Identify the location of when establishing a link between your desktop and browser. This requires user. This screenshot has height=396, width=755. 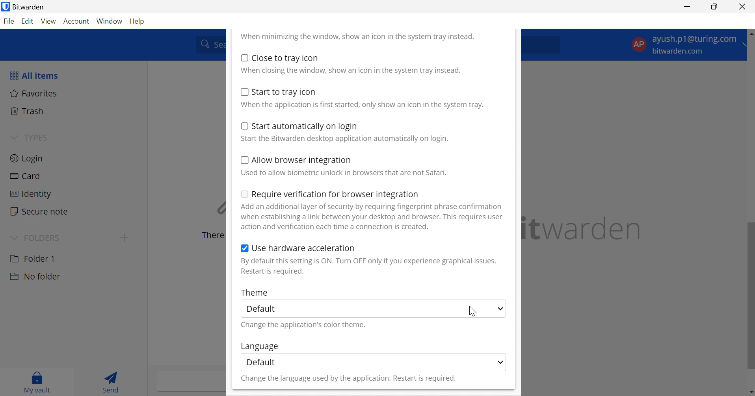
(372, 217).